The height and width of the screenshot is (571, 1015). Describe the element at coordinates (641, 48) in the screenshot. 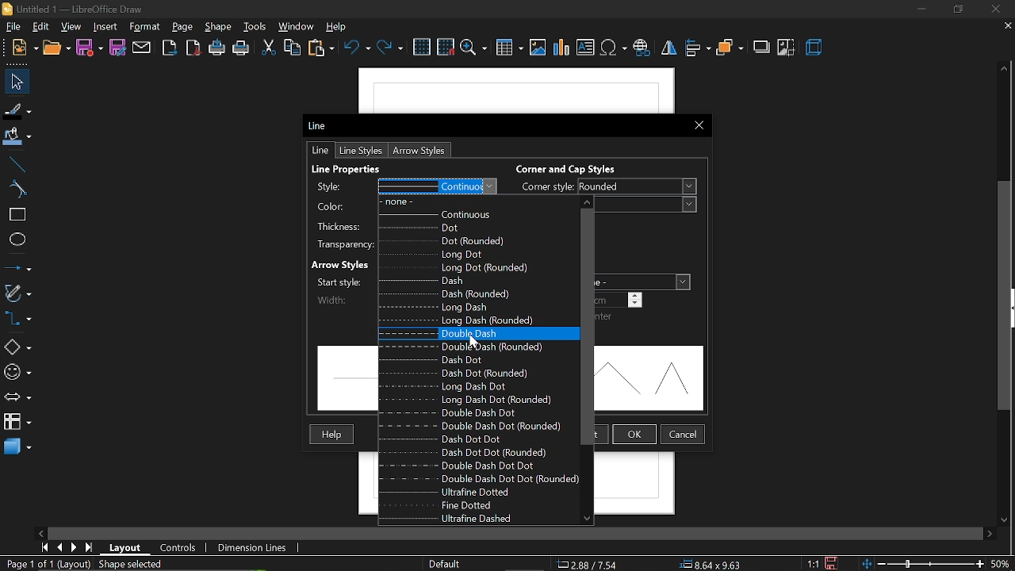

I see `insert hyperlink` at that location.